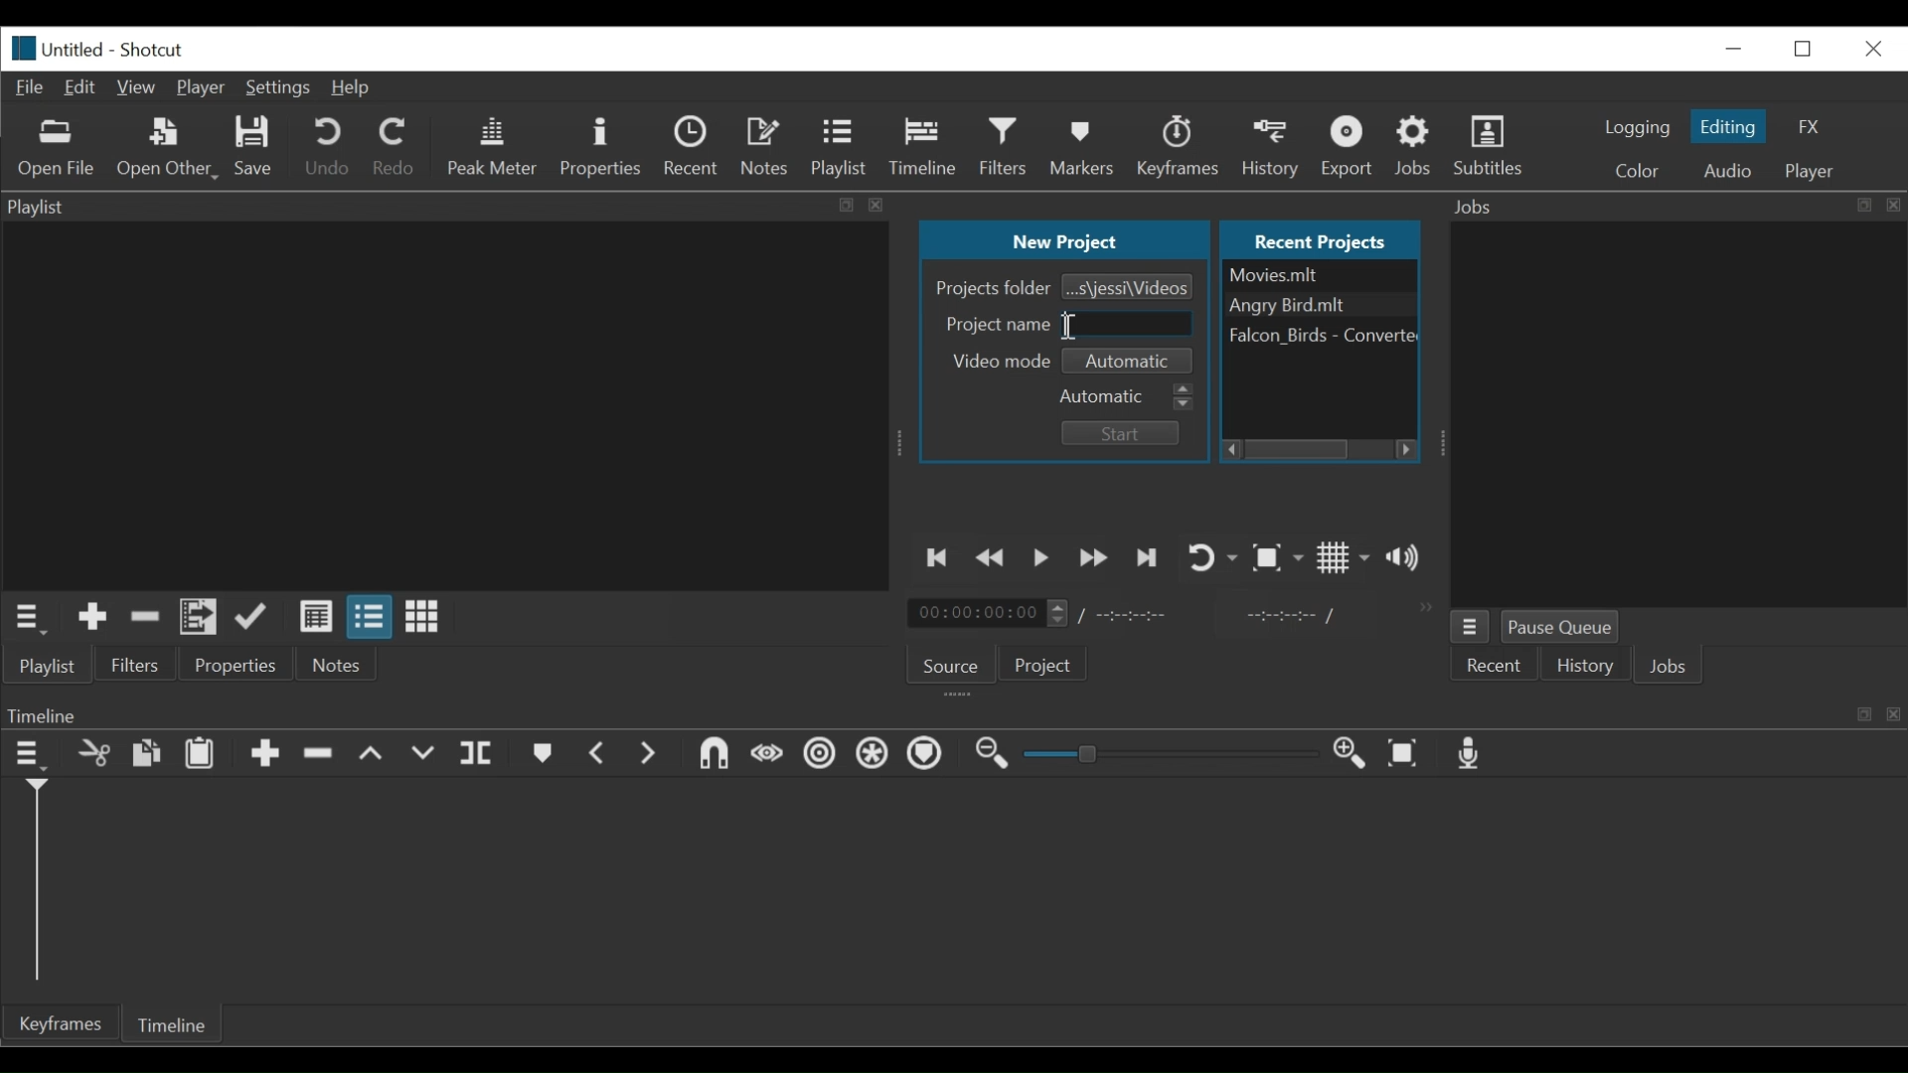 The width and height of the screenshot is (1908, 1073). I want to click on Source, so click(951, 666).